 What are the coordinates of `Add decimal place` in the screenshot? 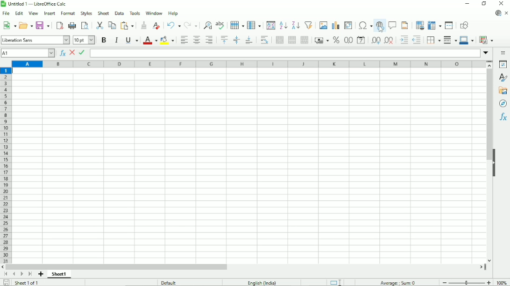 It's located at (375, 40).